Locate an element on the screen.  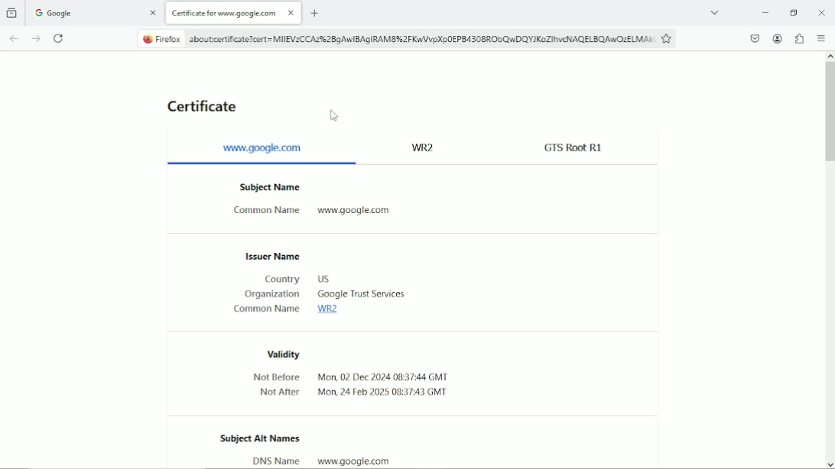
Subject name is located at coordinates (269, 188).